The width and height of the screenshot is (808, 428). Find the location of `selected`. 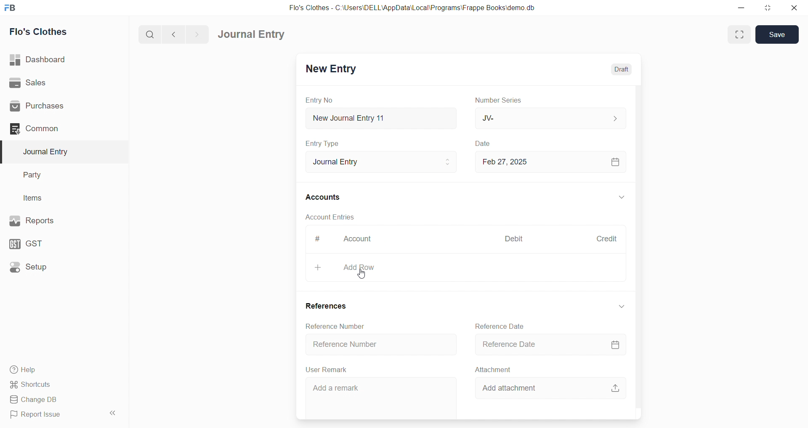

selected is located at coordinates (5, 151).